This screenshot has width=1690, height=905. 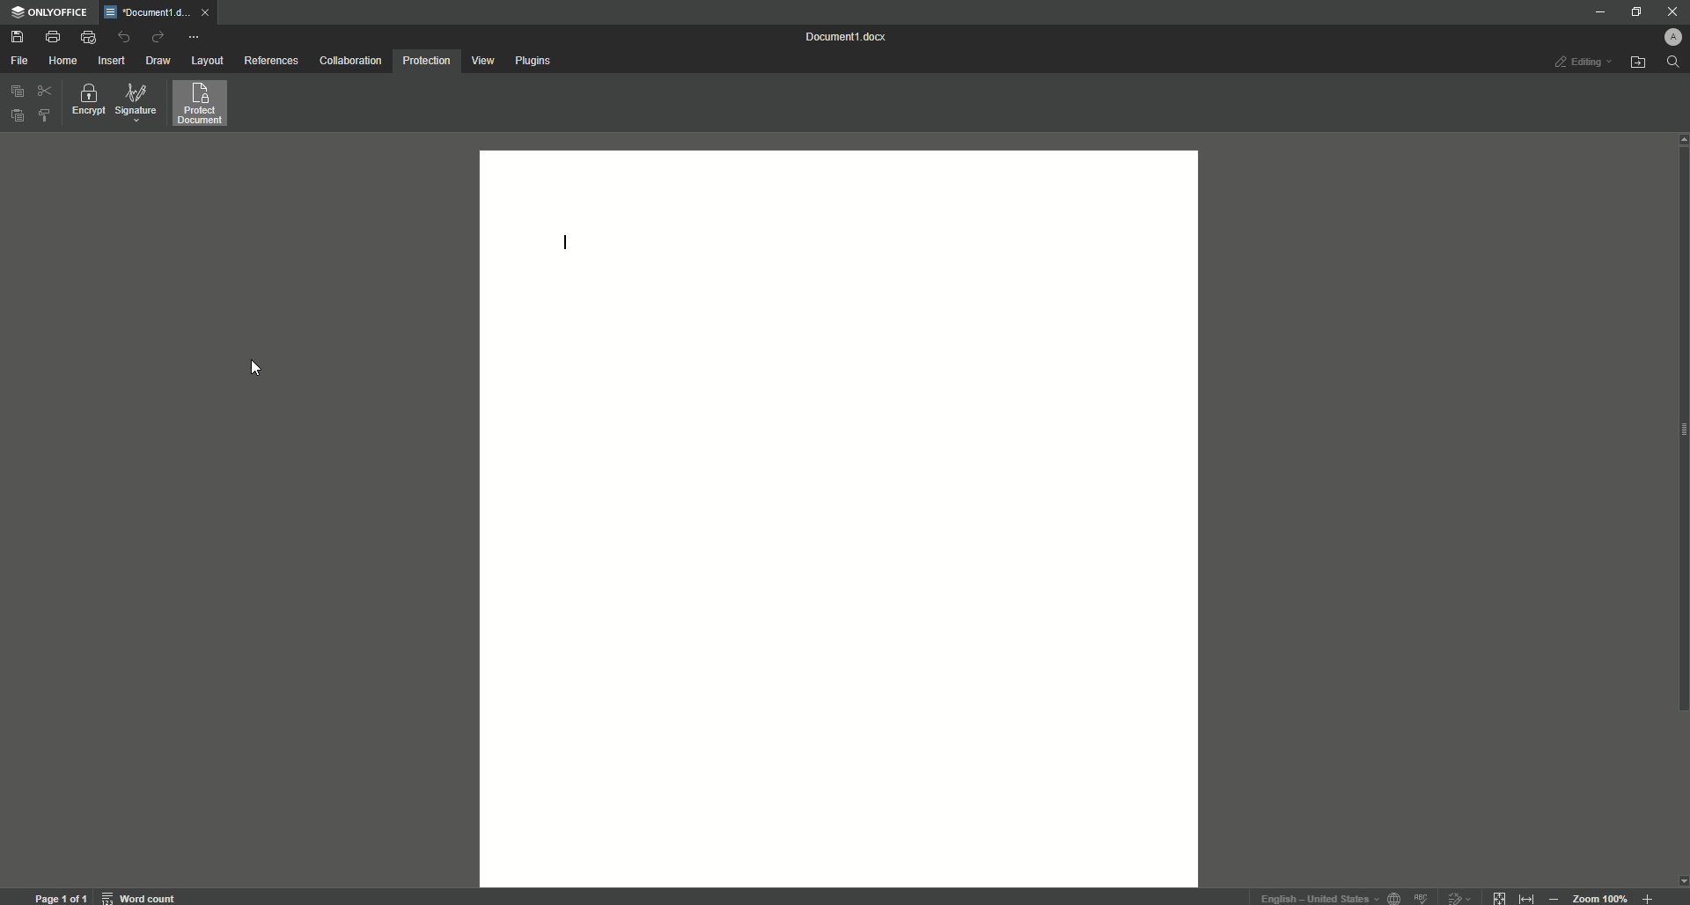 What do you see at coordinates (1649, 895) in the screenshot?
I see `Zoom in` at bounding box center [1649, 895].